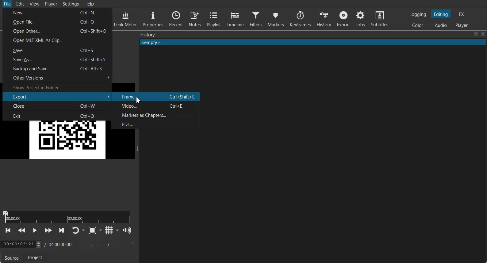 This screenshot has width=487, height=263. I want to click on Timeline, so click(235, 18).